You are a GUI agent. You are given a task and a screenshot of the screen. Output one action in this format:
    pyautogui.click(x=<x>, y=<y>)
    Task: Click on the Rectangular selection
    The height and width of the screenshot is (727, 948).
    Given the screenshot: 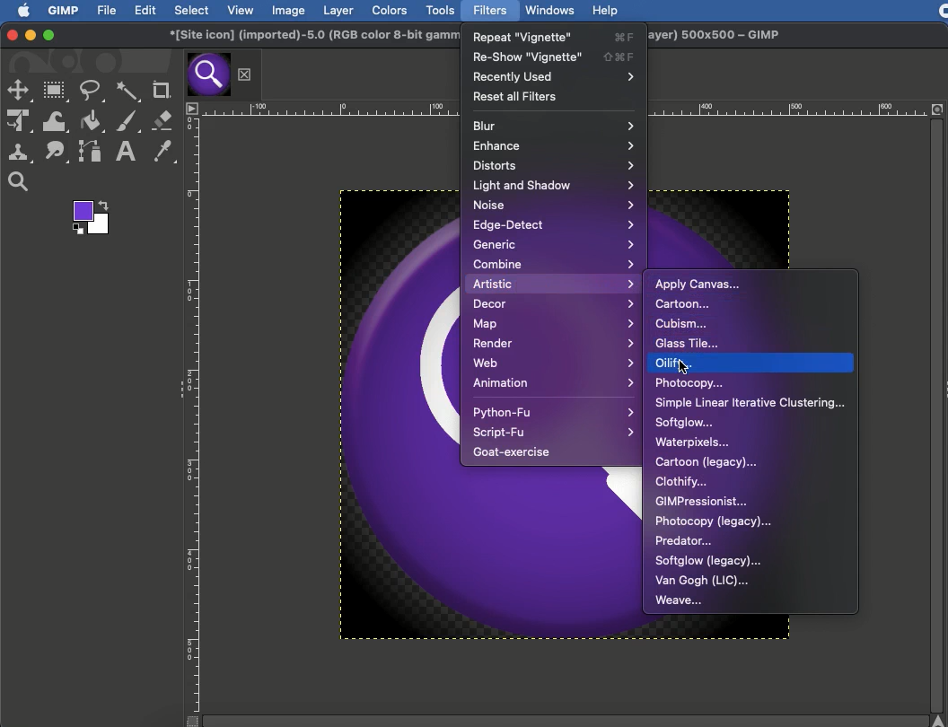 What is the action you would take?
    pyautogui.click(x=56, y=92)
    